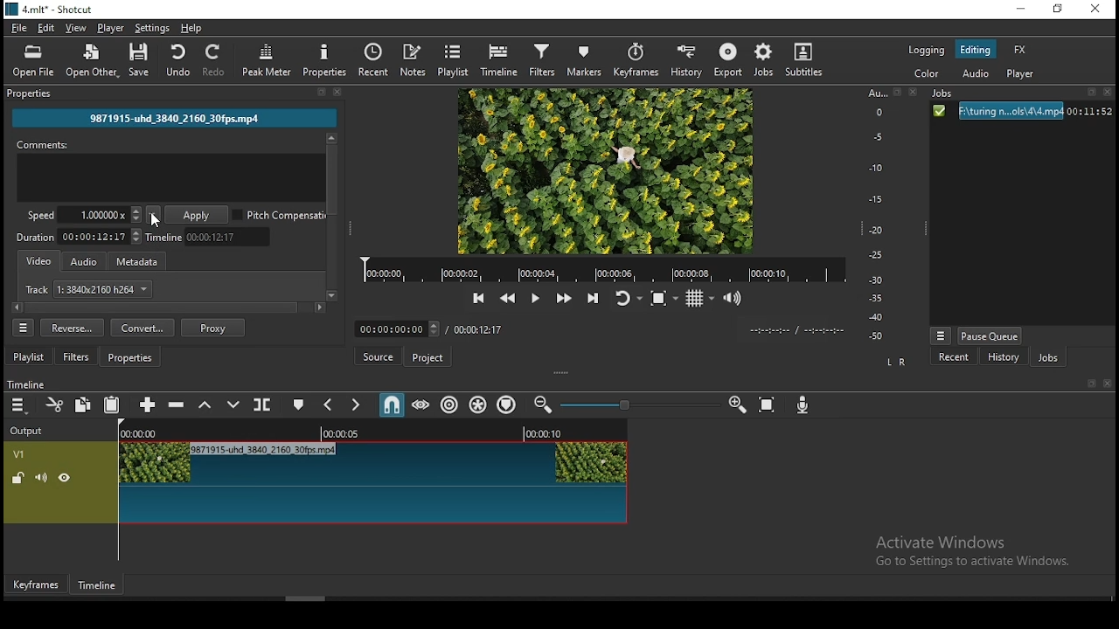  What do you see at coordinates (320, 93) in the screenshot?
I see `bookmark` at bounding box center [320, 93].